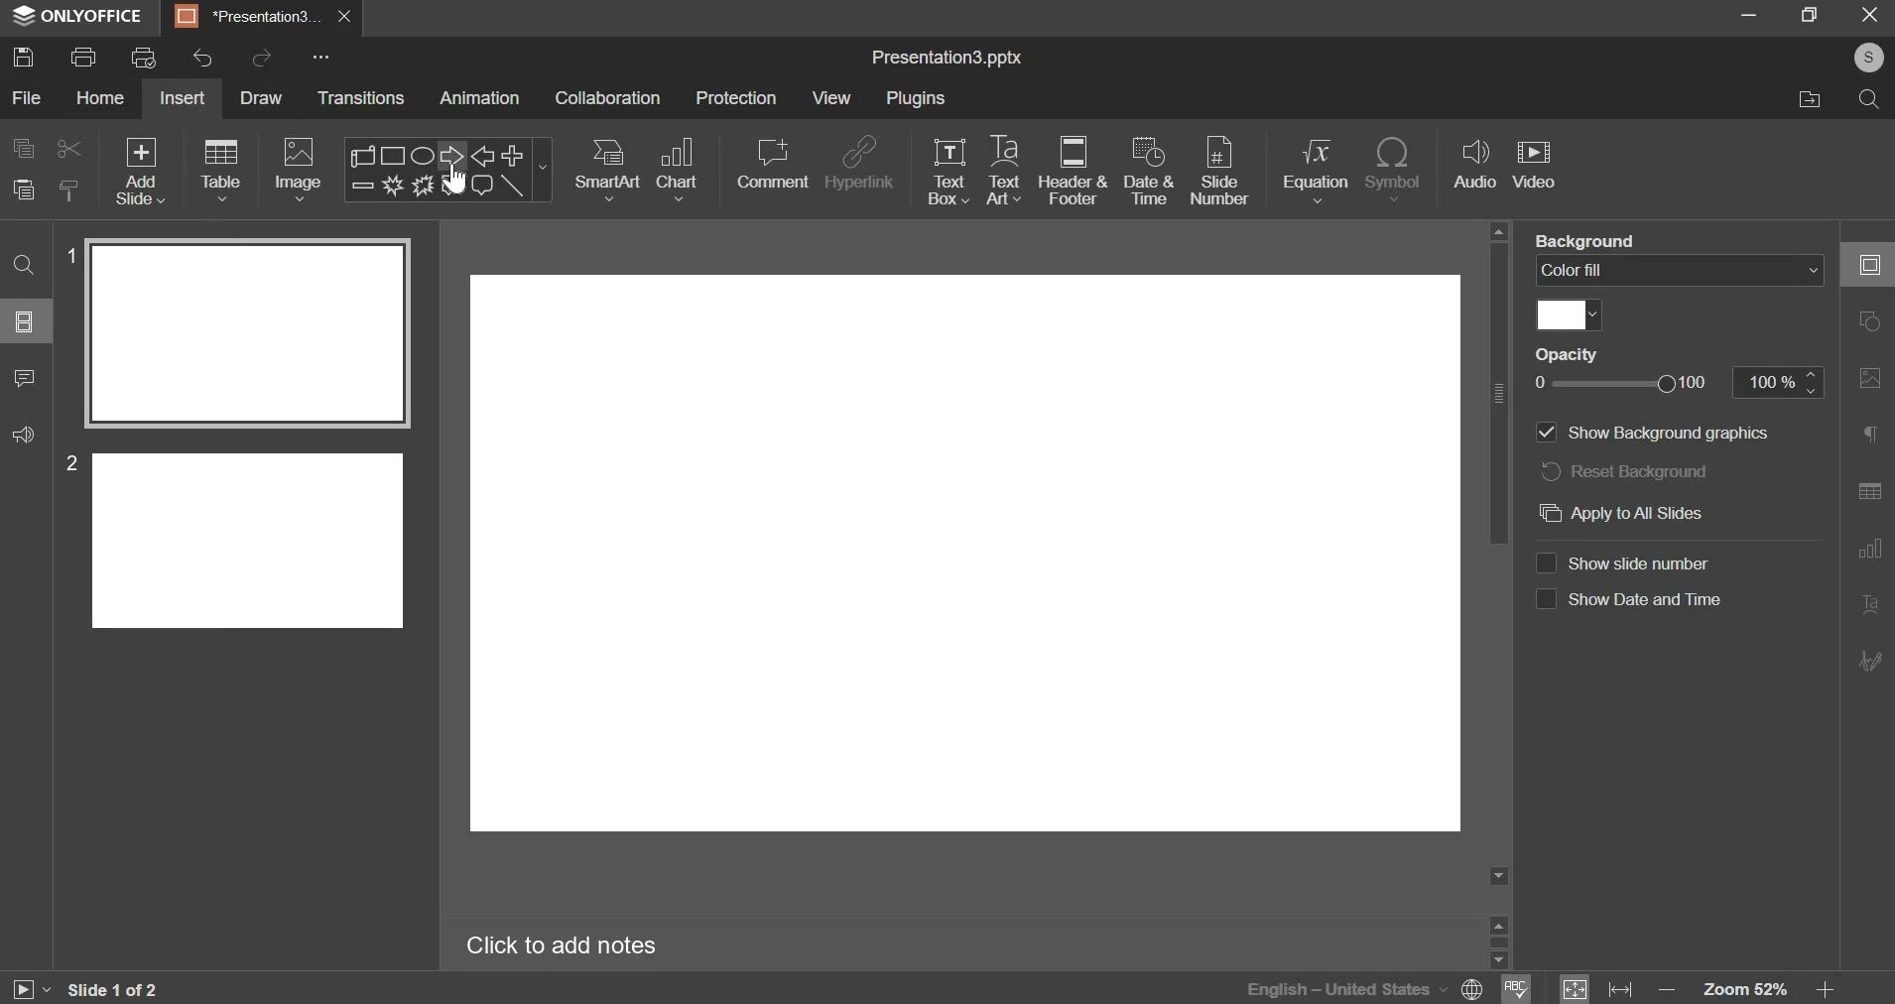 The image size is (1895, 1004). Describe the element at coordinates (70, 188) in the screenshot. I see `paste` at that location.